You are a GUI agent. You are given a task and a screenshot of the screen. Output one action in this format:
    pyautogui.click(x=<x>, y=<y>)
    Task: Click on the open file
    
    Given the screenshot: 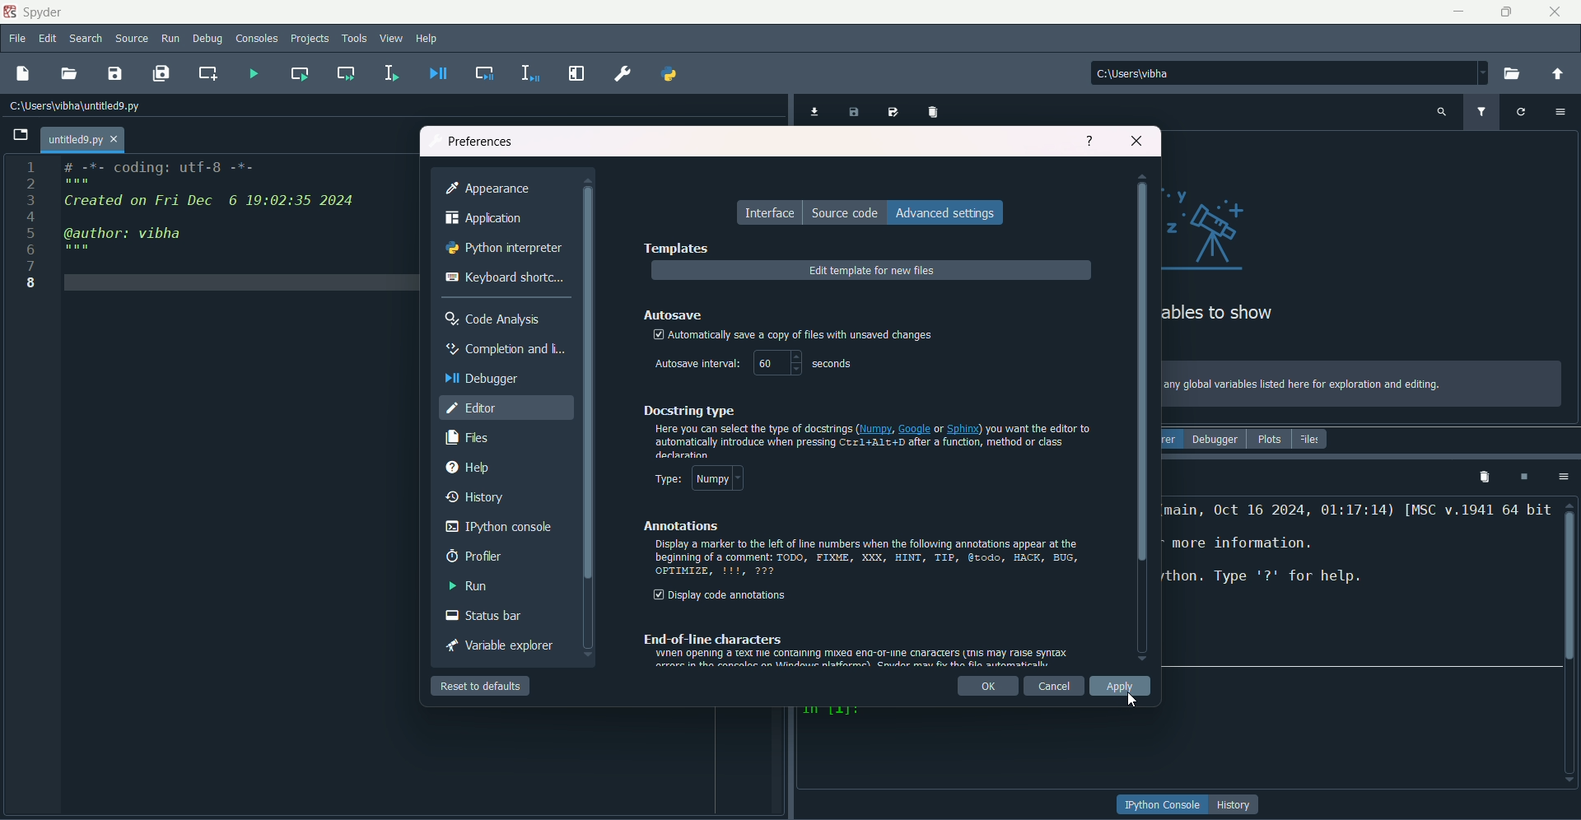 What is the action you would take?
    pyautogui.click(x=70, y=74)
    